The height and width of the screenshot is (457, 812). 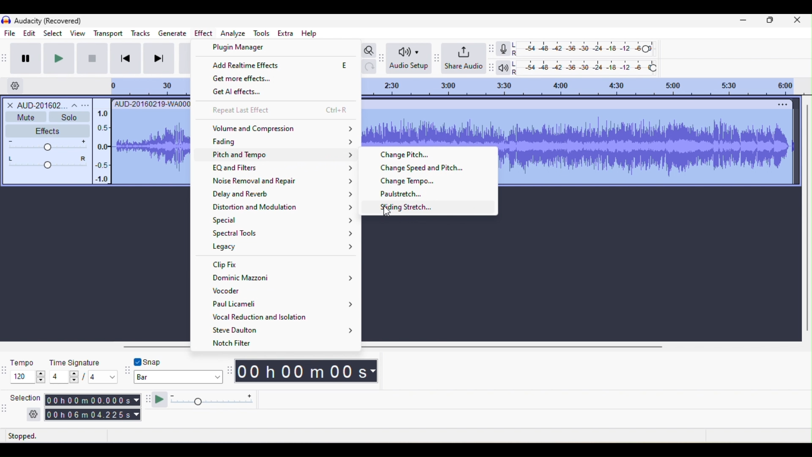 What do you see at coordinates (77, 33) in the screenshot?
I see `view` at bounding box center [77, 33].